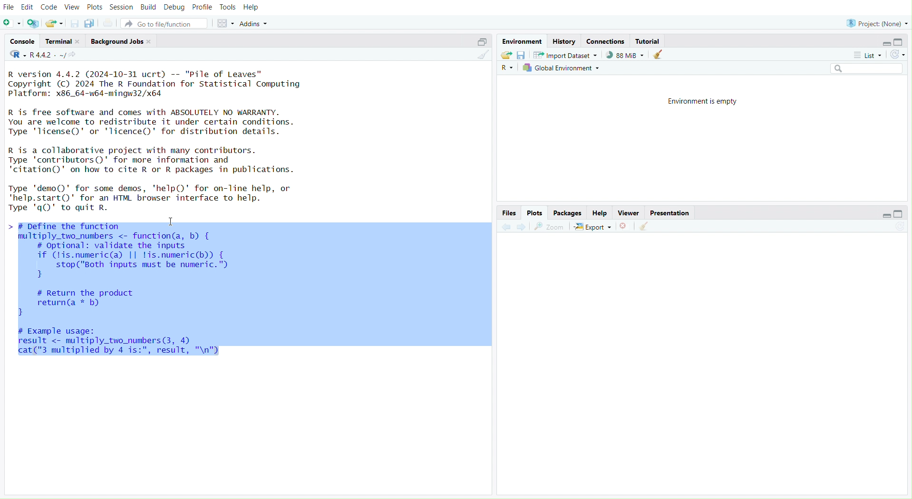 The image size is (912, 499). I want to click on Session, so click(122, 7).